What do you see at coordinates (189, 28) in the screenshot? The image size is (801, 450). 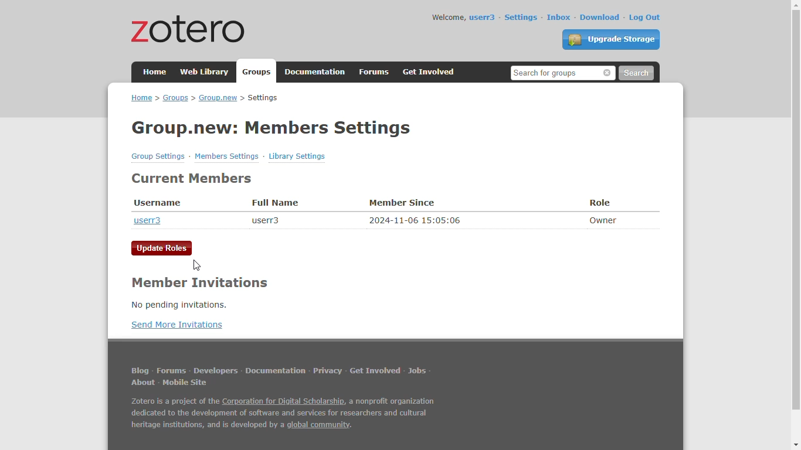 I see `zotero` at bounding box center [189, 28].